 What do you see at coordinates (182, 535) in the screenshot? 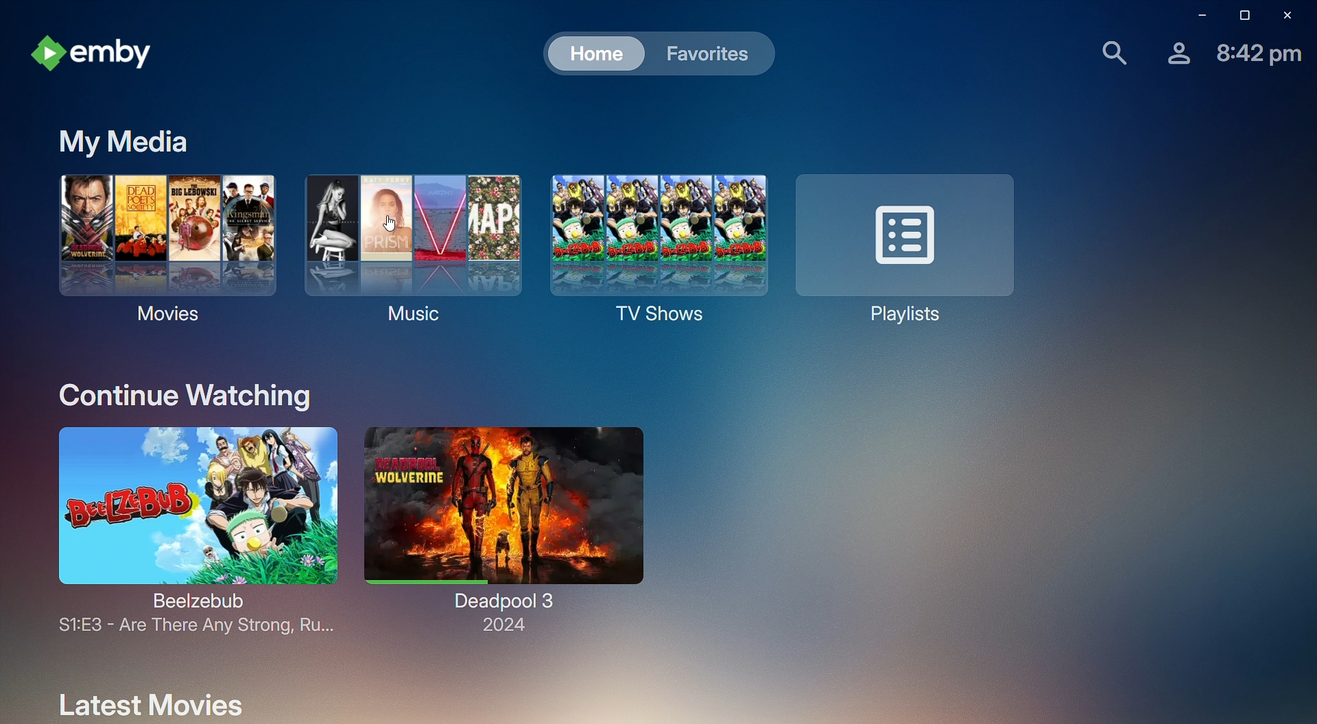
I see `Beelzebub` at bounding box center [182, 535].